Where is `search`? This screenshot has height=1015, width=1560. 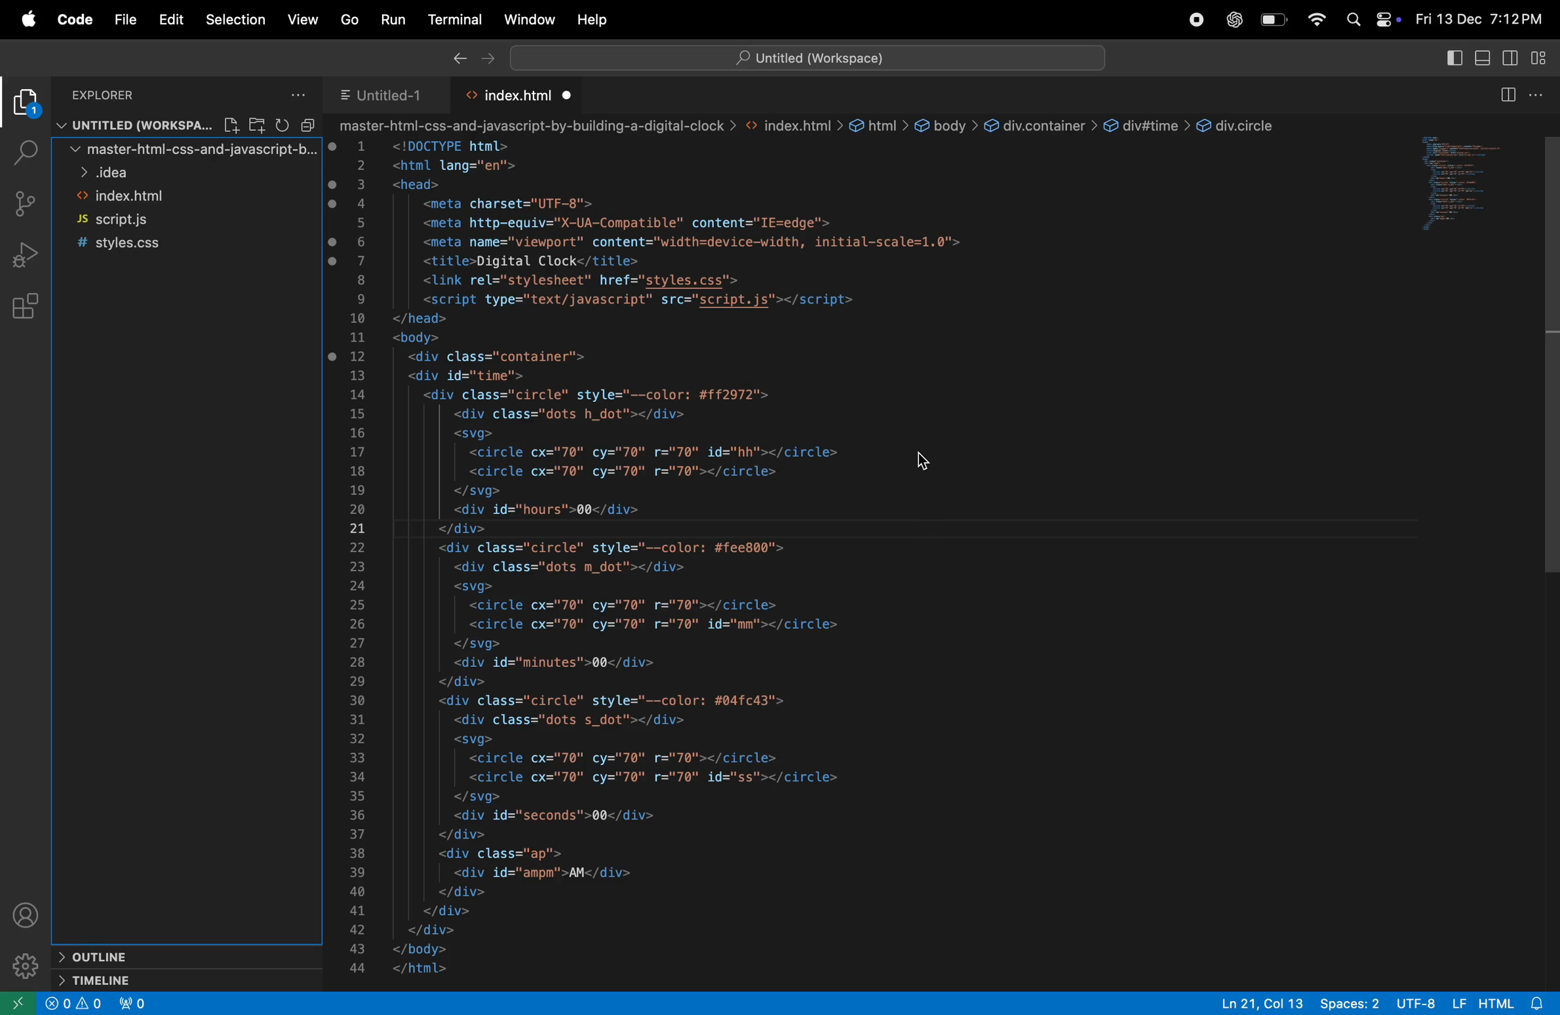
search is located at coordinates (22, 151).